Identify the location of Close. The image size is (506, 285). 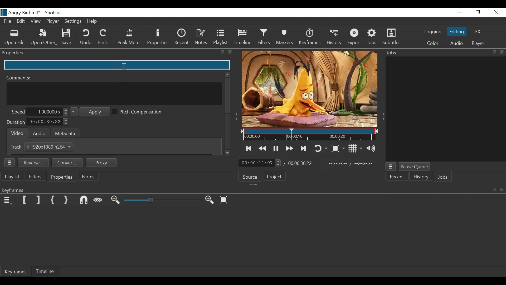
(496, 12).